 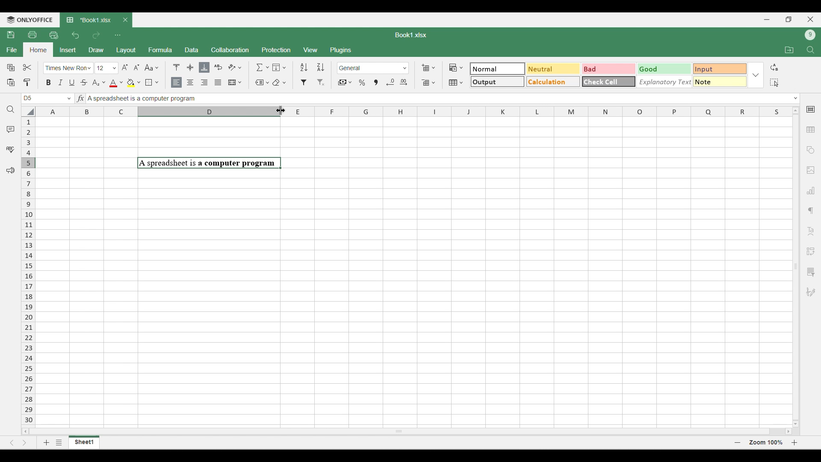 What do you see at coordinates (311, 50) in the screenshot?
I see `View menu` at bounding box center [311, 50].